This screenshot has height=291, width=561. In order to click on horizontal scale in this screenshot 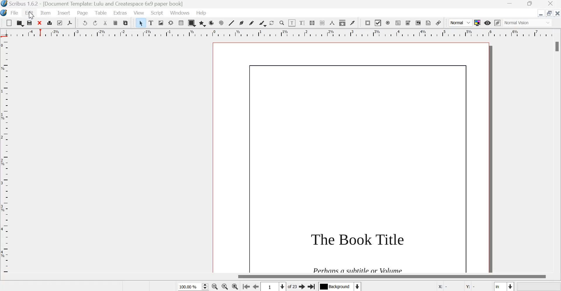, I will do `click(279, 33)`.